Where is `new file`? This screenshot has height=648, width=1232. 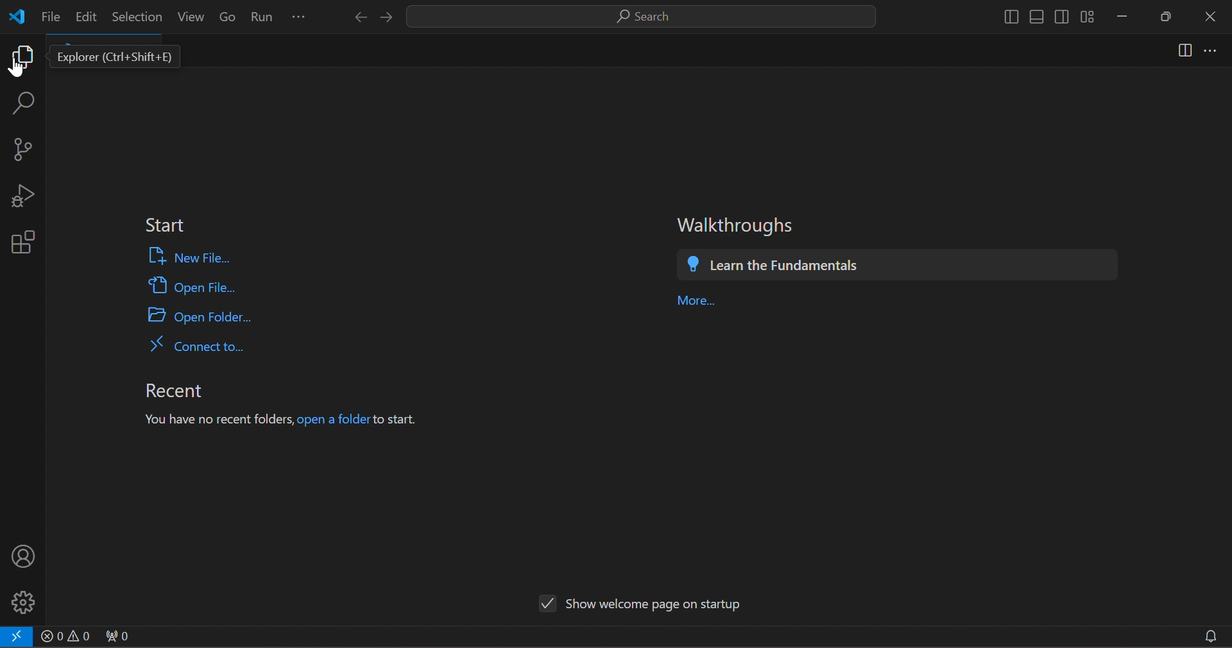
new file is located at coordinates (203, 257).